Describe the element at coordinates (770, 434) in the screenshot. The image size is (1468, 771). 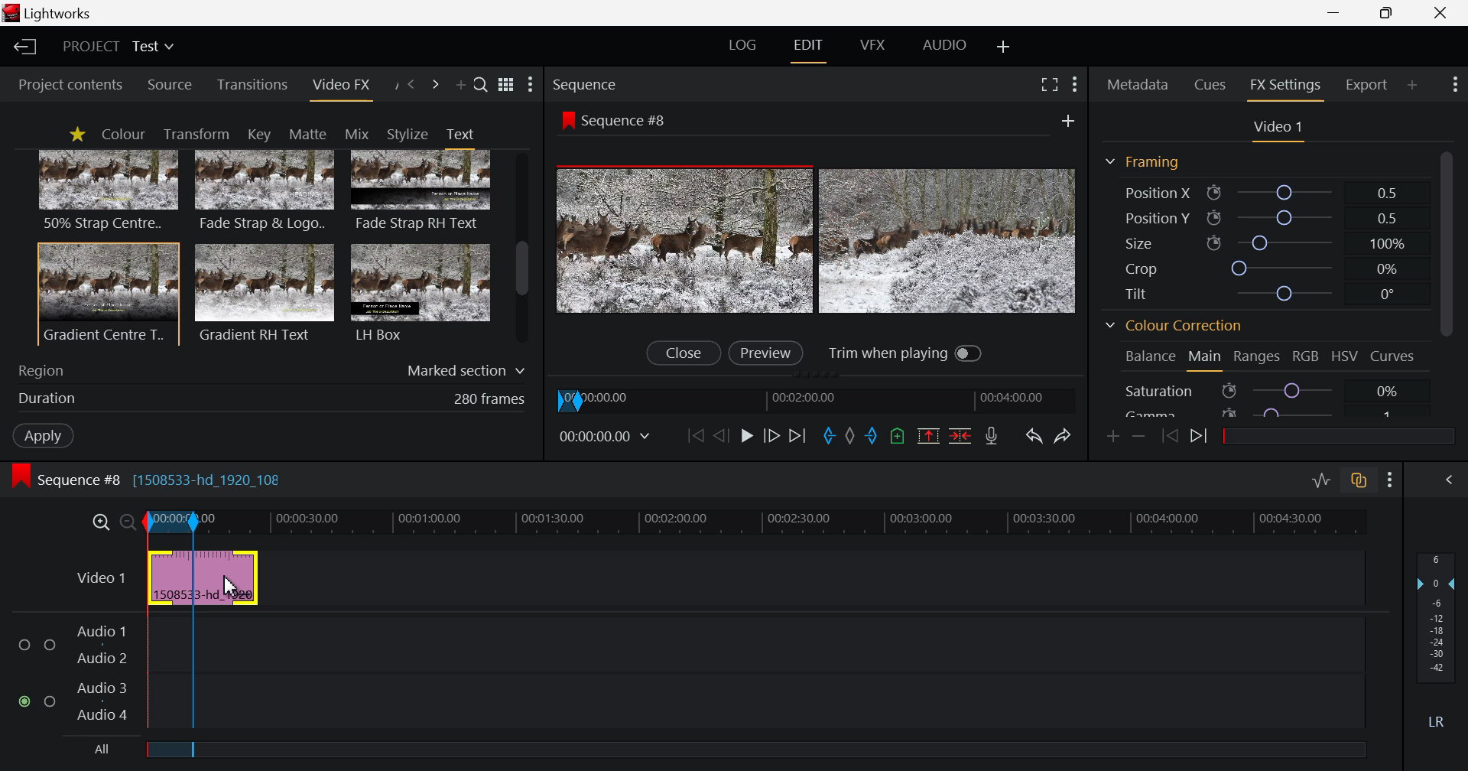
I see `Go Forward` at that location.